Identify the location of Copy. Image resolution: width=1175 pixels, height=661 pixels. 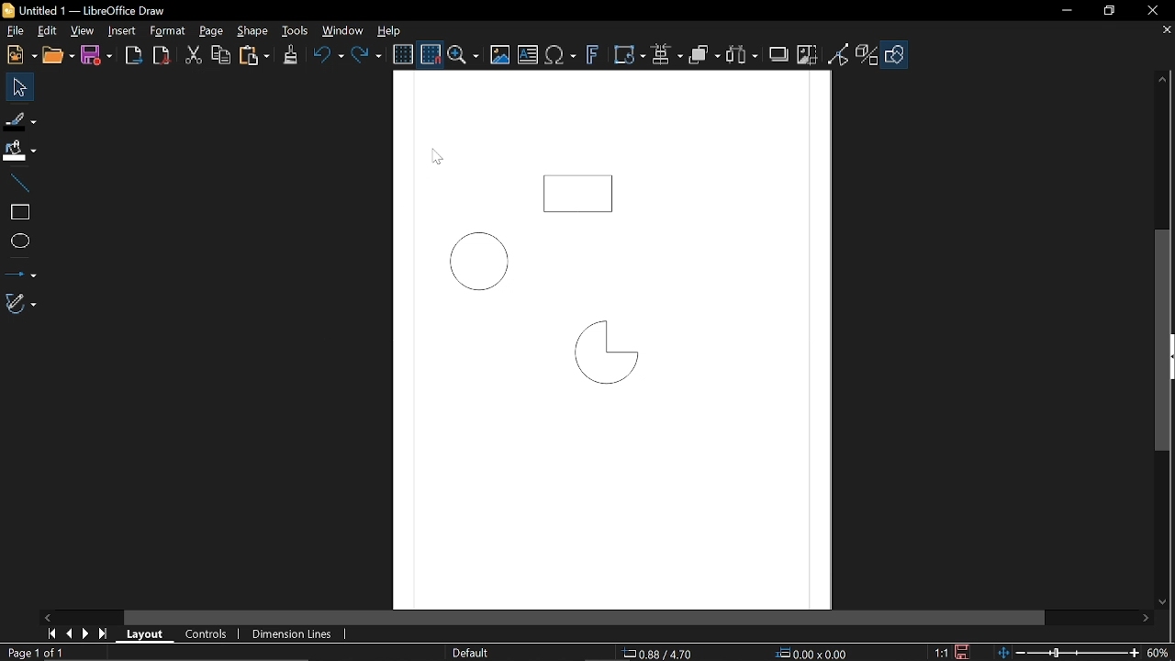
(221, 55).